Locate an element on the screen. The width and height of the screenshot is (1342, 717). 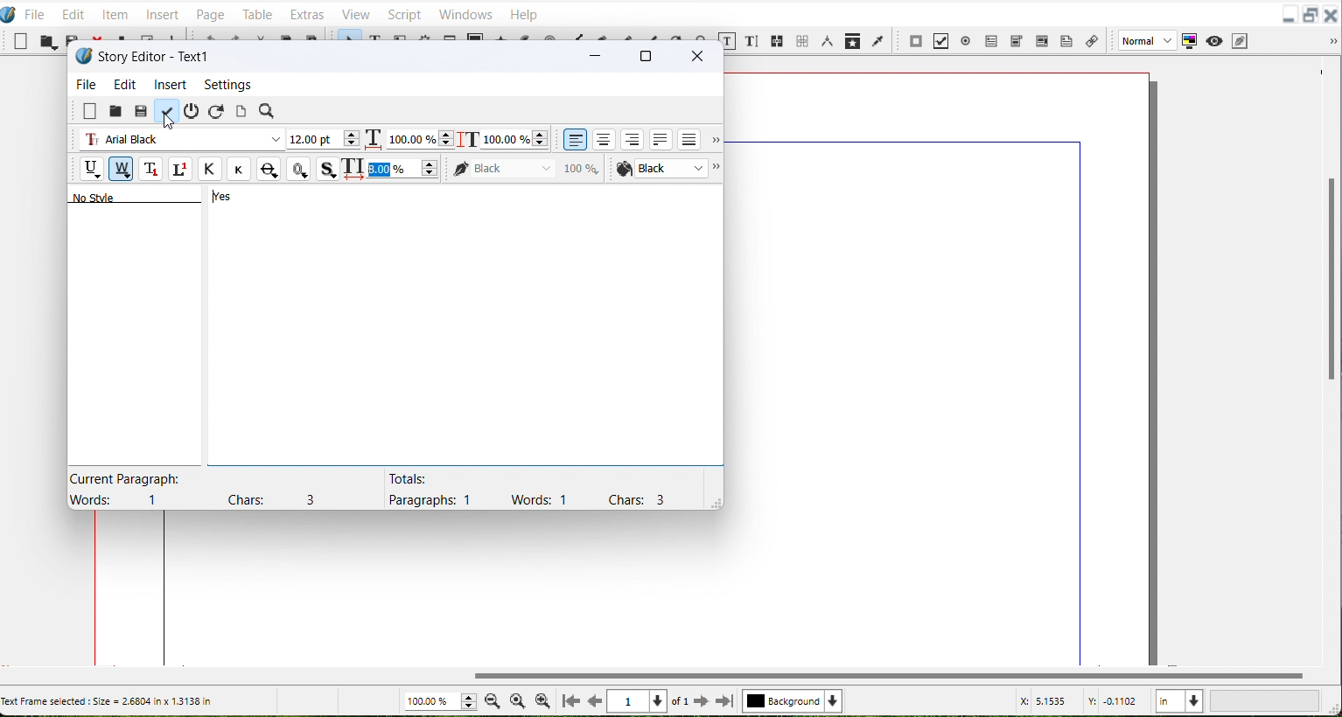
Preview Mode is located at coordinates (1214, 40).